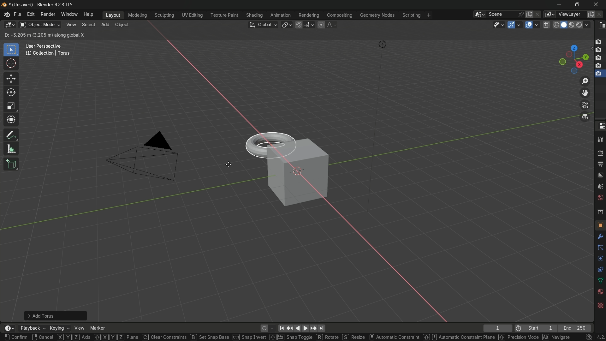  What do you see at coordinates (12, 164) in the screenshot?
I see `add cube` at bounding box center [12, 164].